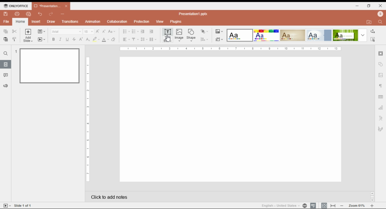  Describe the element at coordinates (381, 108) in the screenshot. I see `chart settings` at that location.